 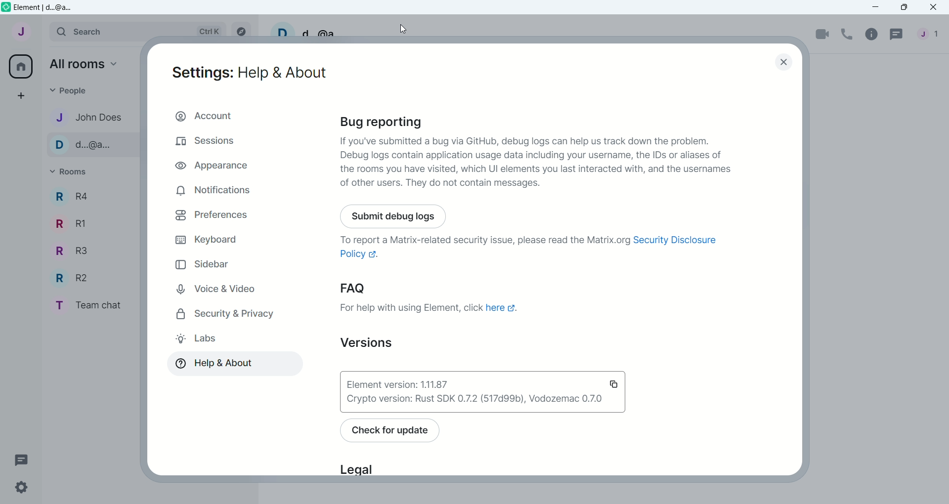 I want to click on Versions, so click(x=354, y=341).